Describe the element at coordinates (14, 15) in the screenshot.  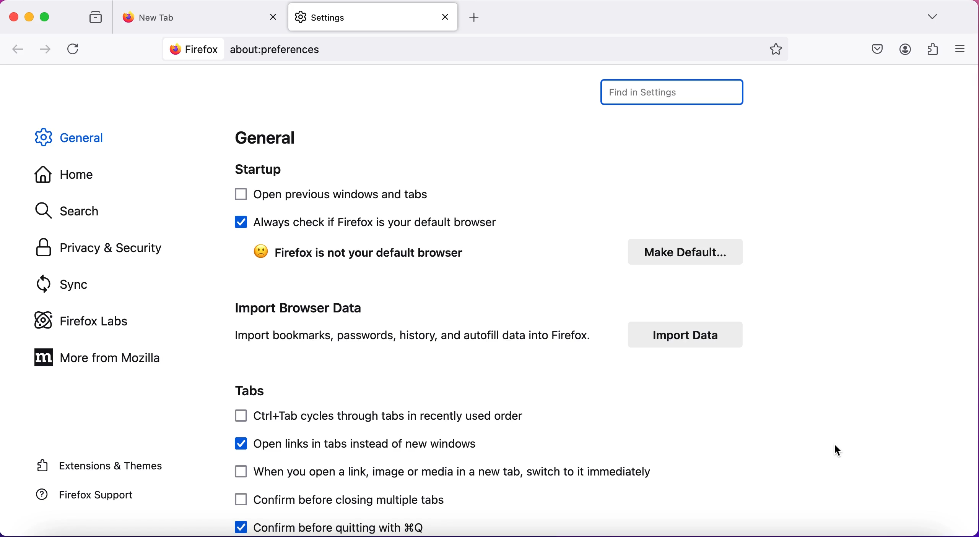
I see `close` at that location.